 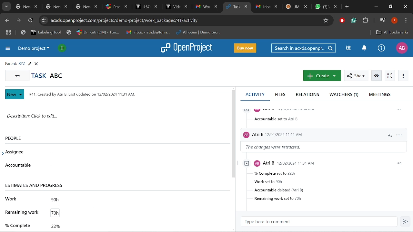 What do you see at coordinates (381, 49) in the screenshot?
I see `Help` at bounding box center [381, 49].